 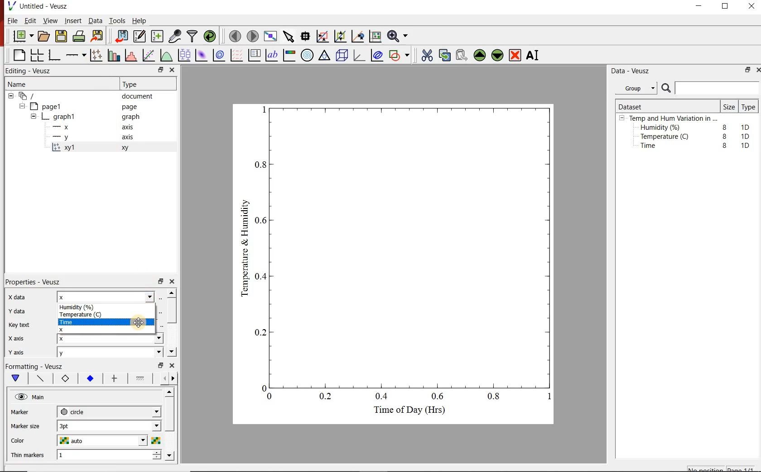 What do you see at coordinates (546, 398) in the screenshot?
I see `1` at bounding box center [546, 398].